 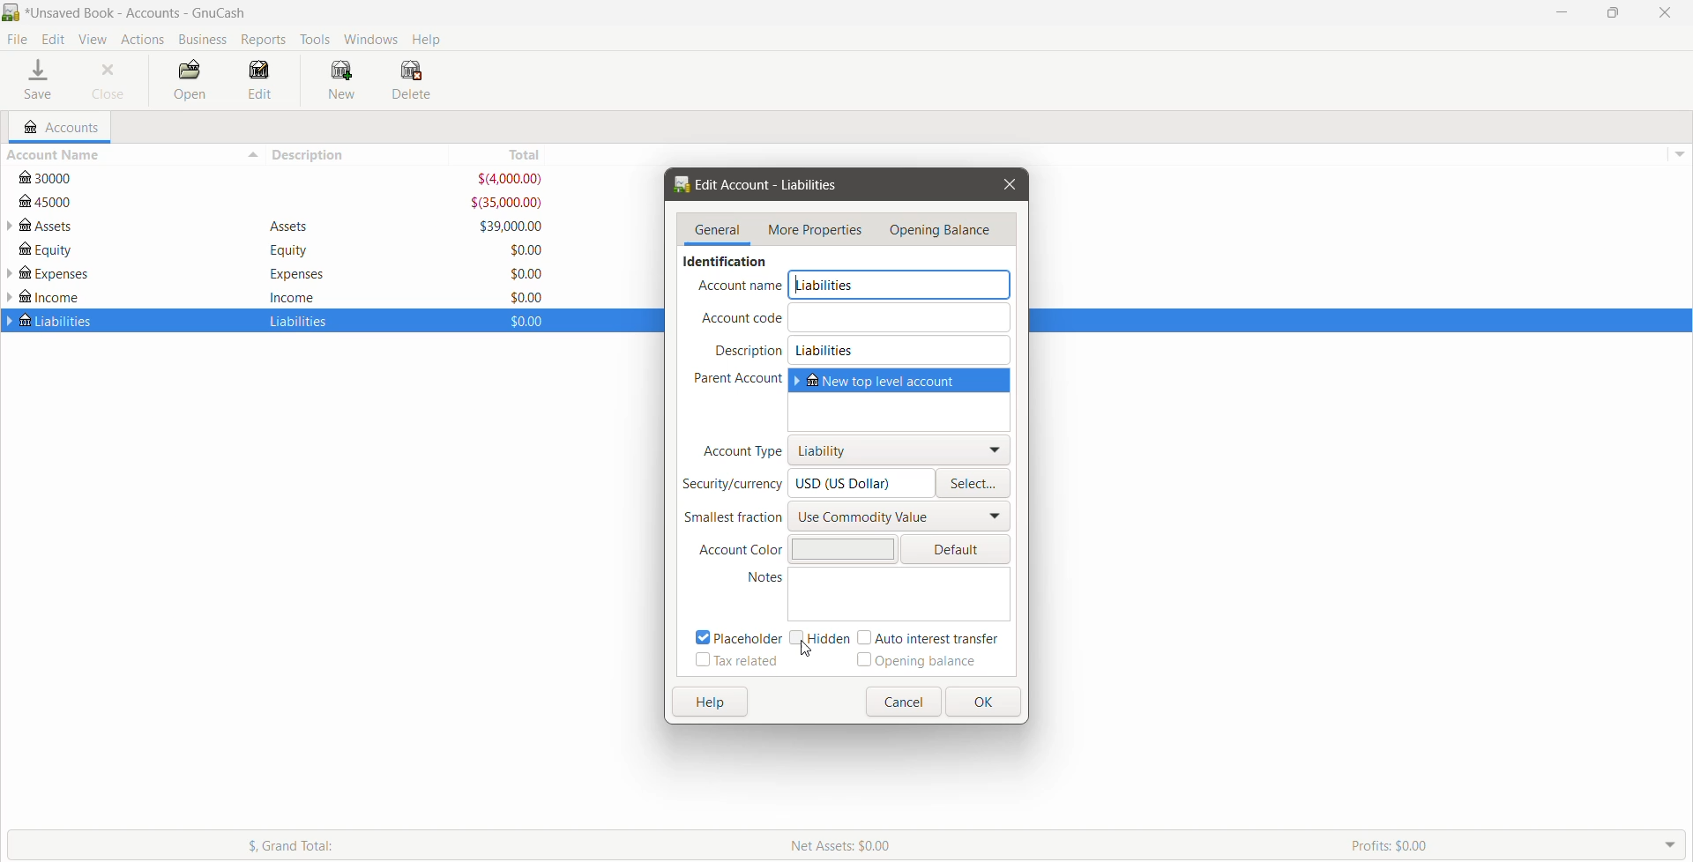 What do you see at coordinates (372, 38) in the screenshot?
I see `Windows` at bounding box center [372, 38].